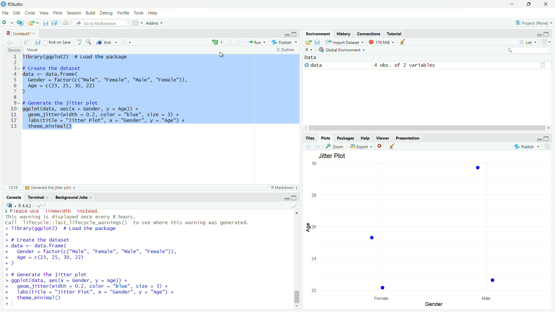  Describe the element at coordinates (549, 128) in the screenshot. I see `move right` at that location.